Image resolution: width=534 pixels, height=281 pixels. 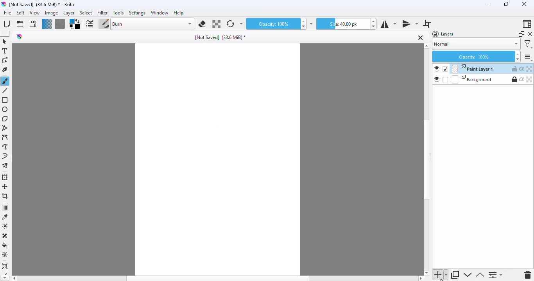 What do you see at coordinates (159, 13) in the screenshot?
I see `window` at bounding box center [159, 13].